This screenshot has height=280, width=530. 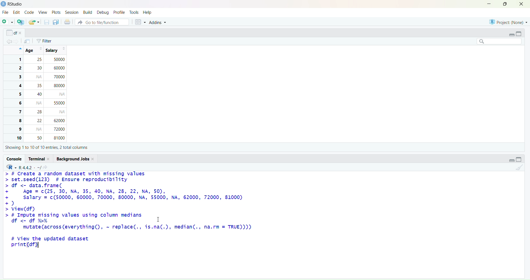 What do you see at coordinates (56, 22) in the screenshot?
I see `save all open documents` at bounding box center [56, 22].